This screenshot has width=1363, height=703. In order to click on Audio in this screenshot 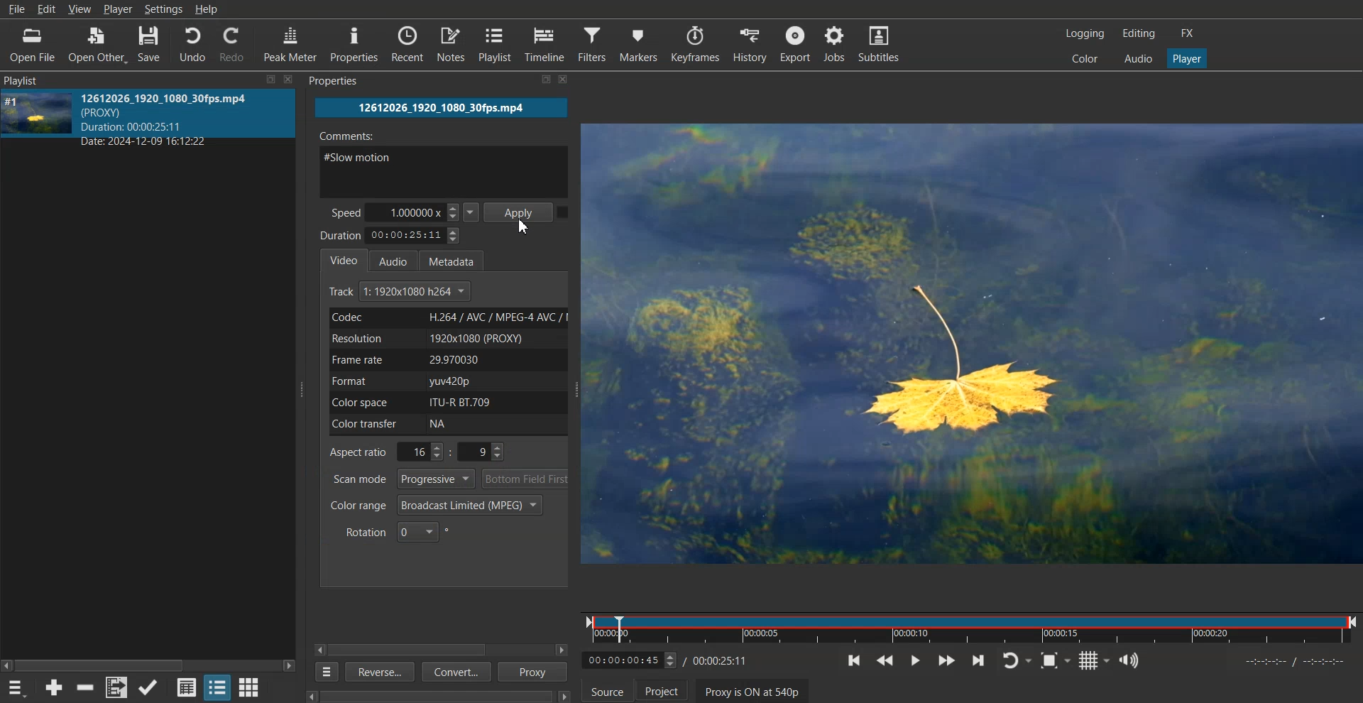, I will do `click(1137, 58)`.